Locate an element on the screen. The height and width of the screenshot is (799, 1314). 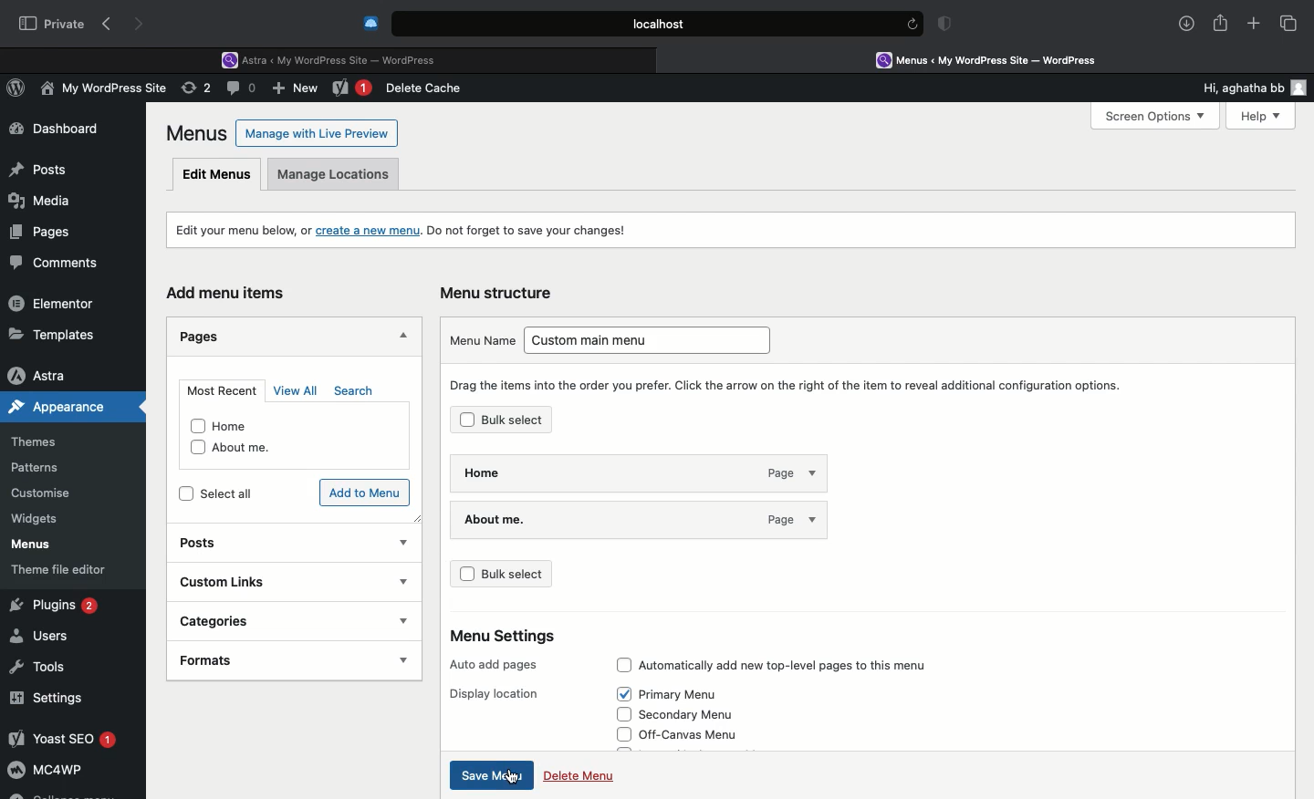
Edit your menu, or is located at coordinates (241, 230).